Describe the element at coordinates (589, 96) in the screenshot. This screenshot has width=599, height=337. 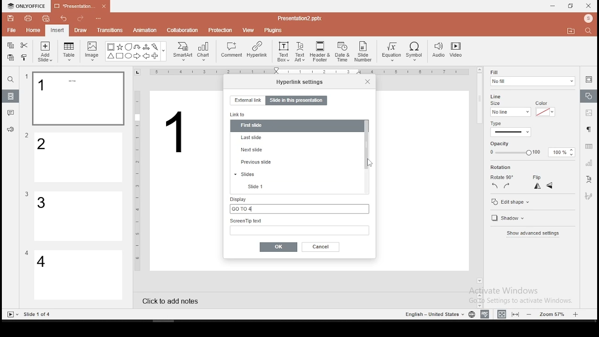
I see `shape settings` at that location.